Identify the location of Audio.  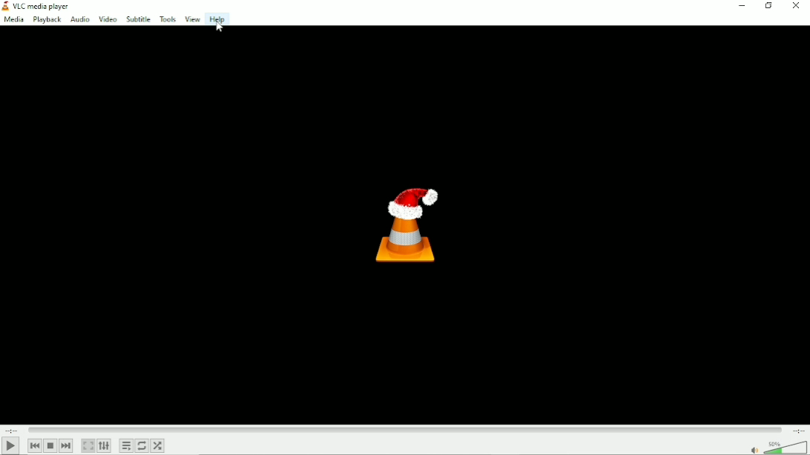
(80, 20).